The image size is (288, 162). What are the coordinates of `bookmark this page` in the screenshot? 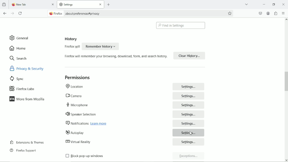 It's located at (230, 13).